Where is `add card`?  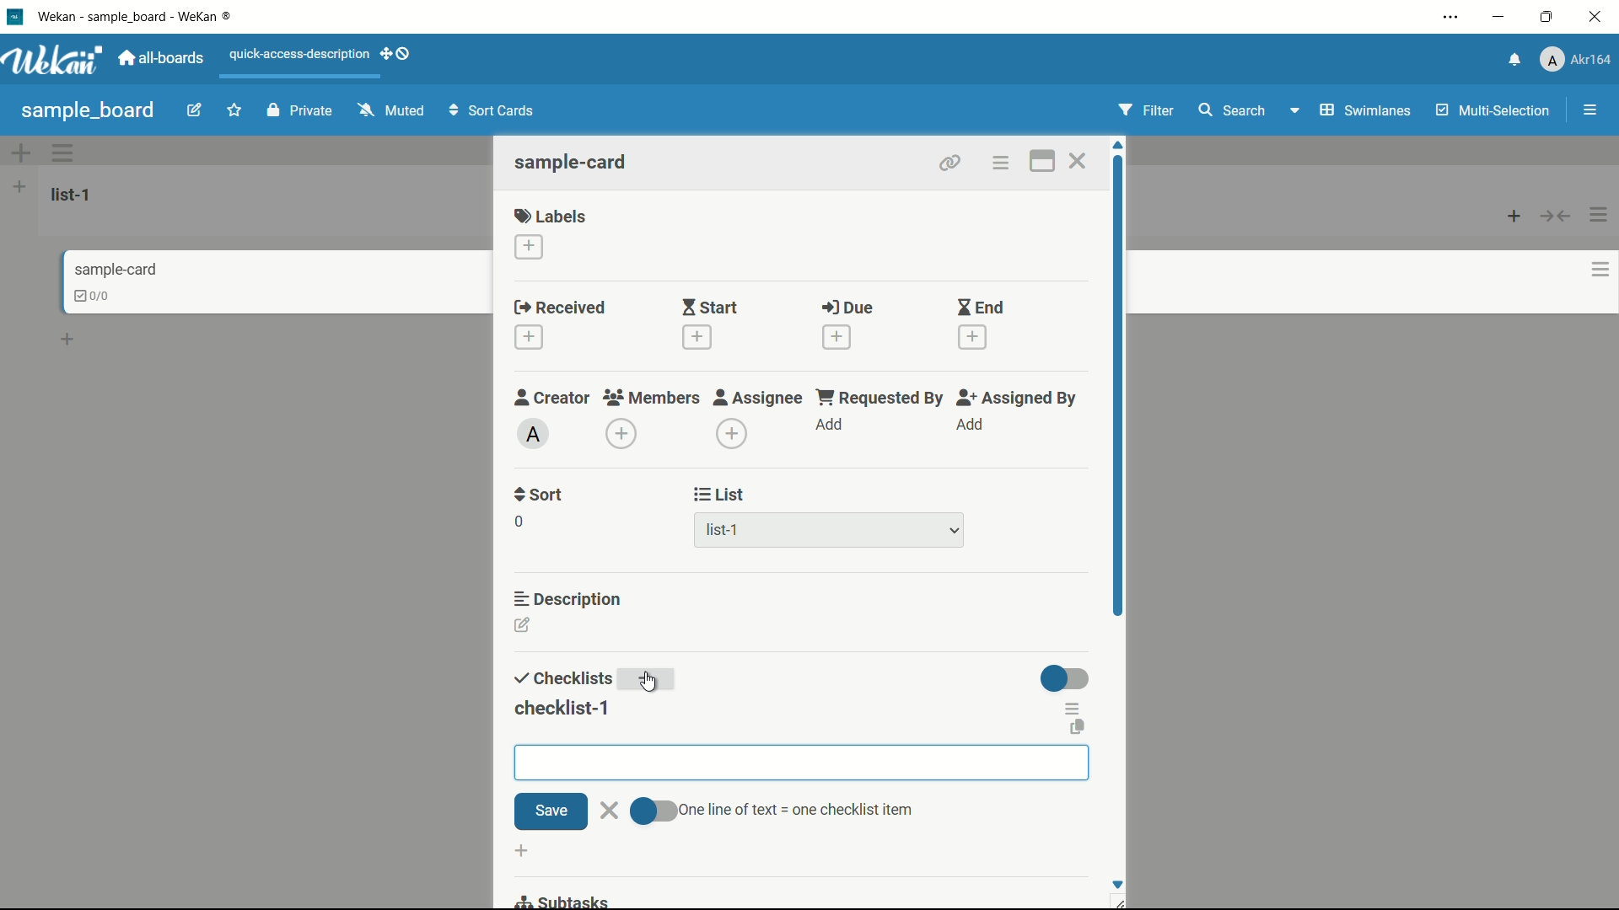
add card is located at coordinates (1514, 215).